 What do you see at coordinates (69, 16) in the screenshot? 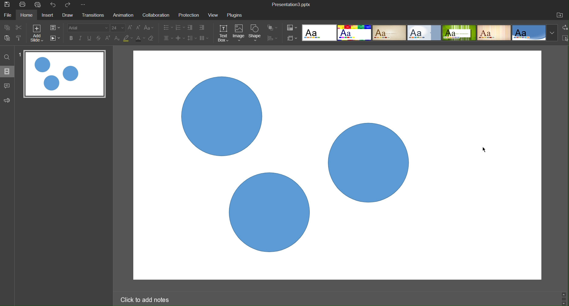
I see `Draw` at bounding box center [69, 16].